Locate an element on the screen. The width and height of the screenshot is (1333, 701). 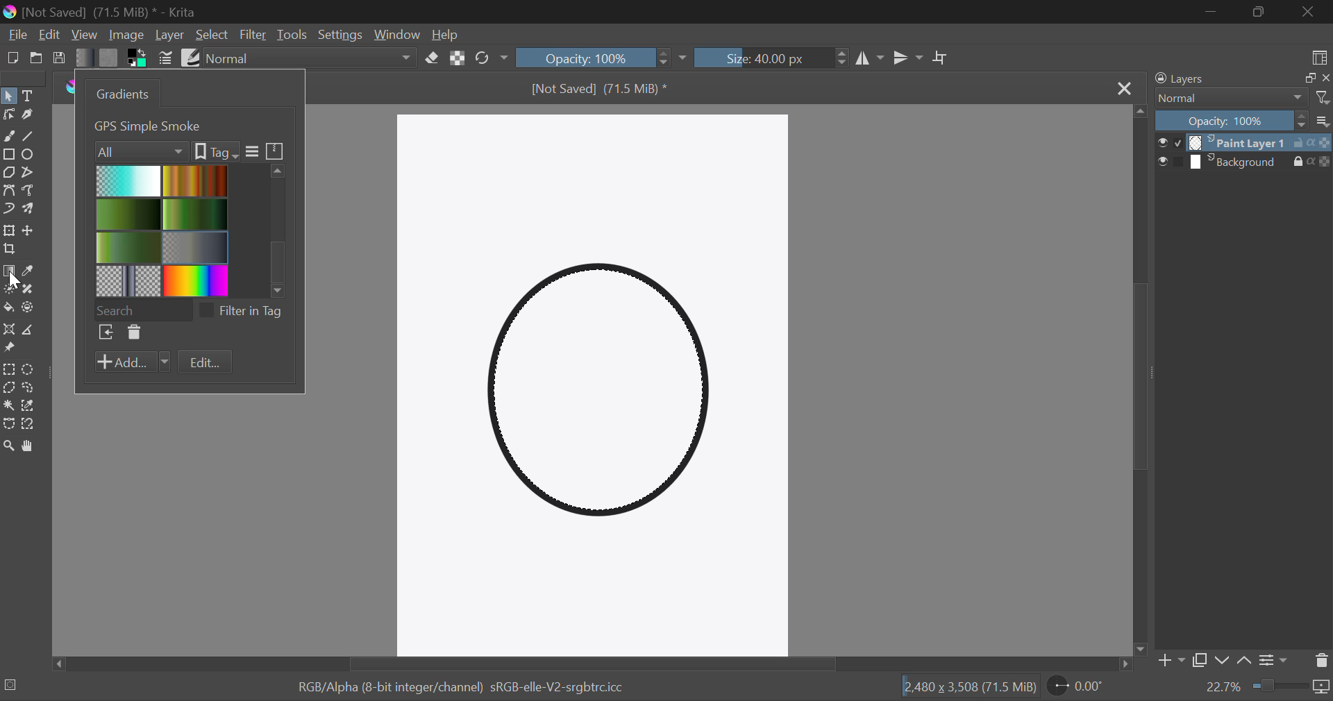
Elipses is located at coordinates (32, 155).